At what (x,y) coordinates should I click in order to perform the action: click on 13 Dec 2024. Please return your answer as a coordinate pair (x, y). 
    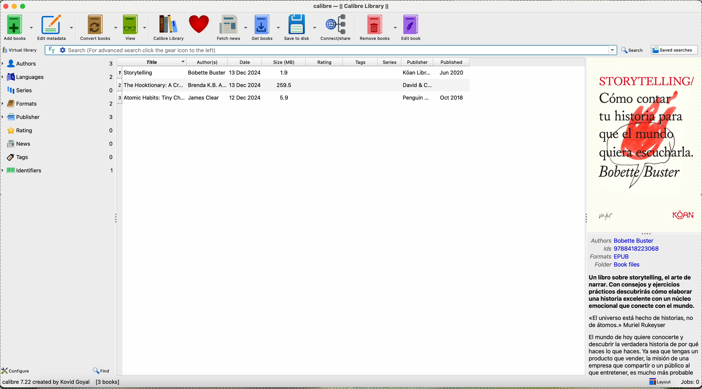
    Looking at the image, I should click on (247, 72).